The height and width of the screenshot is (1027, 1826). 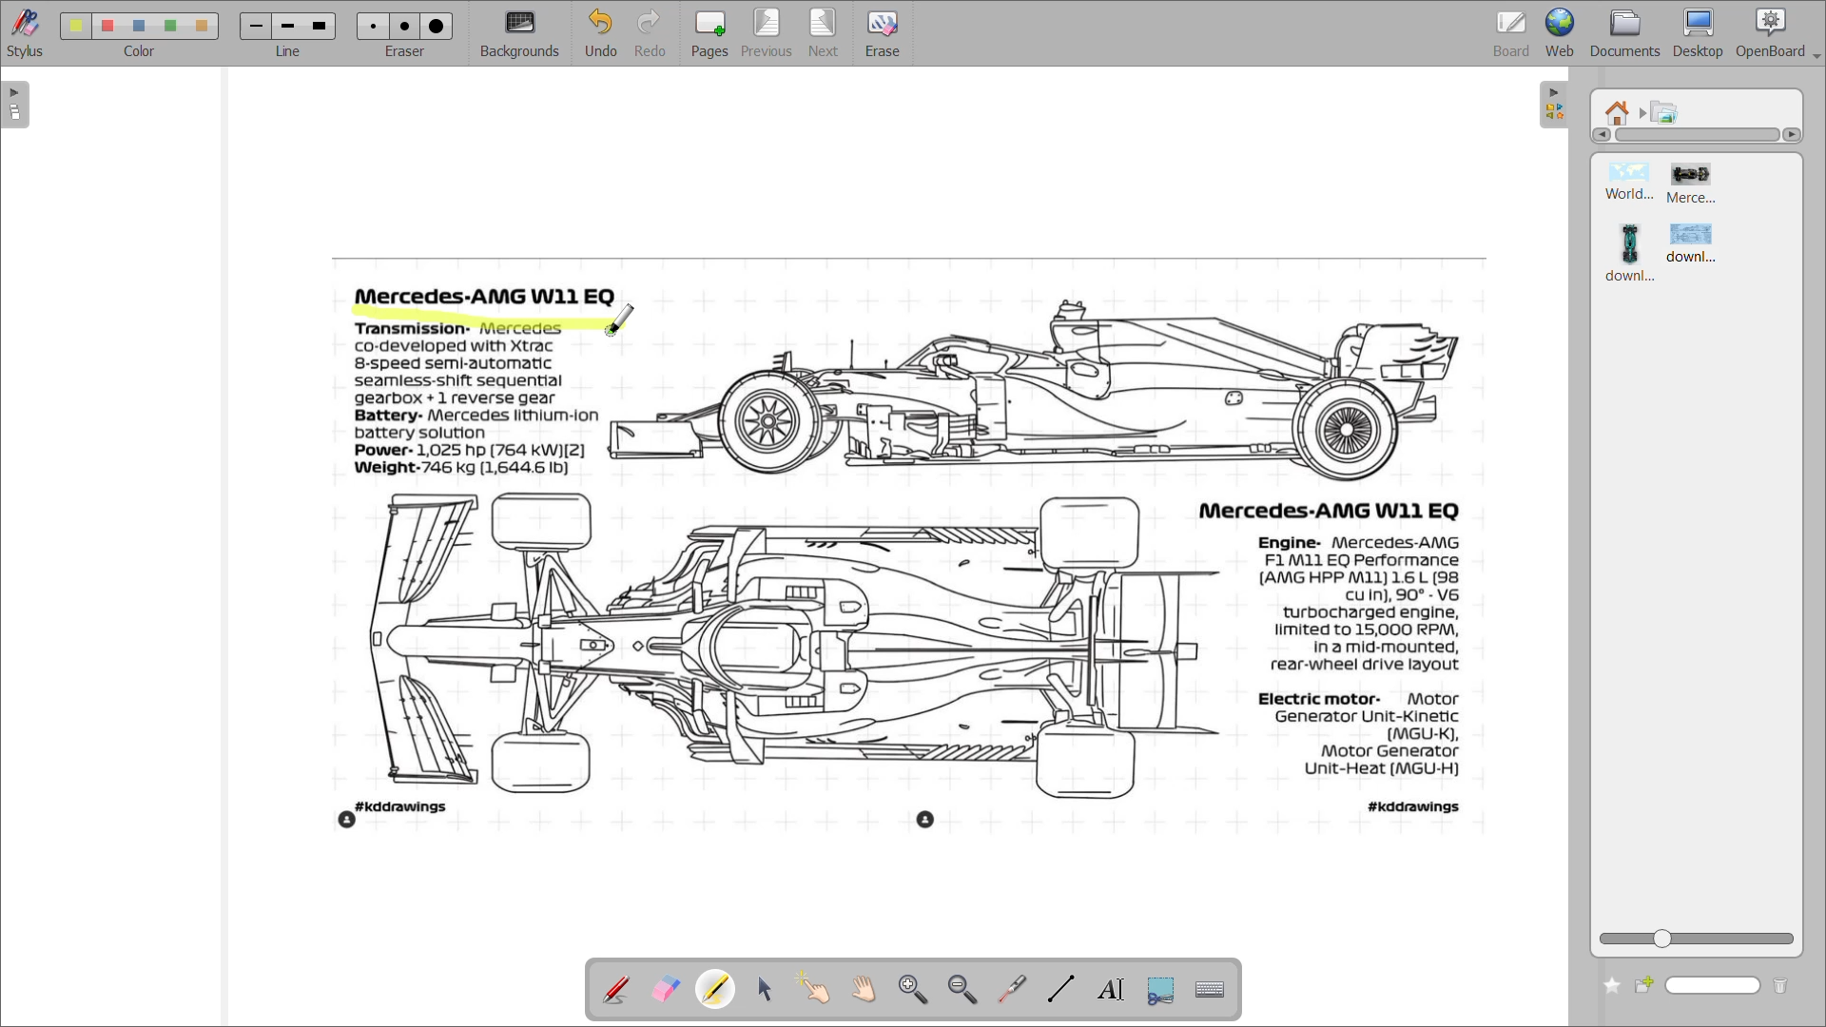 I want to click on annotate document, so click(x=619, y=988).